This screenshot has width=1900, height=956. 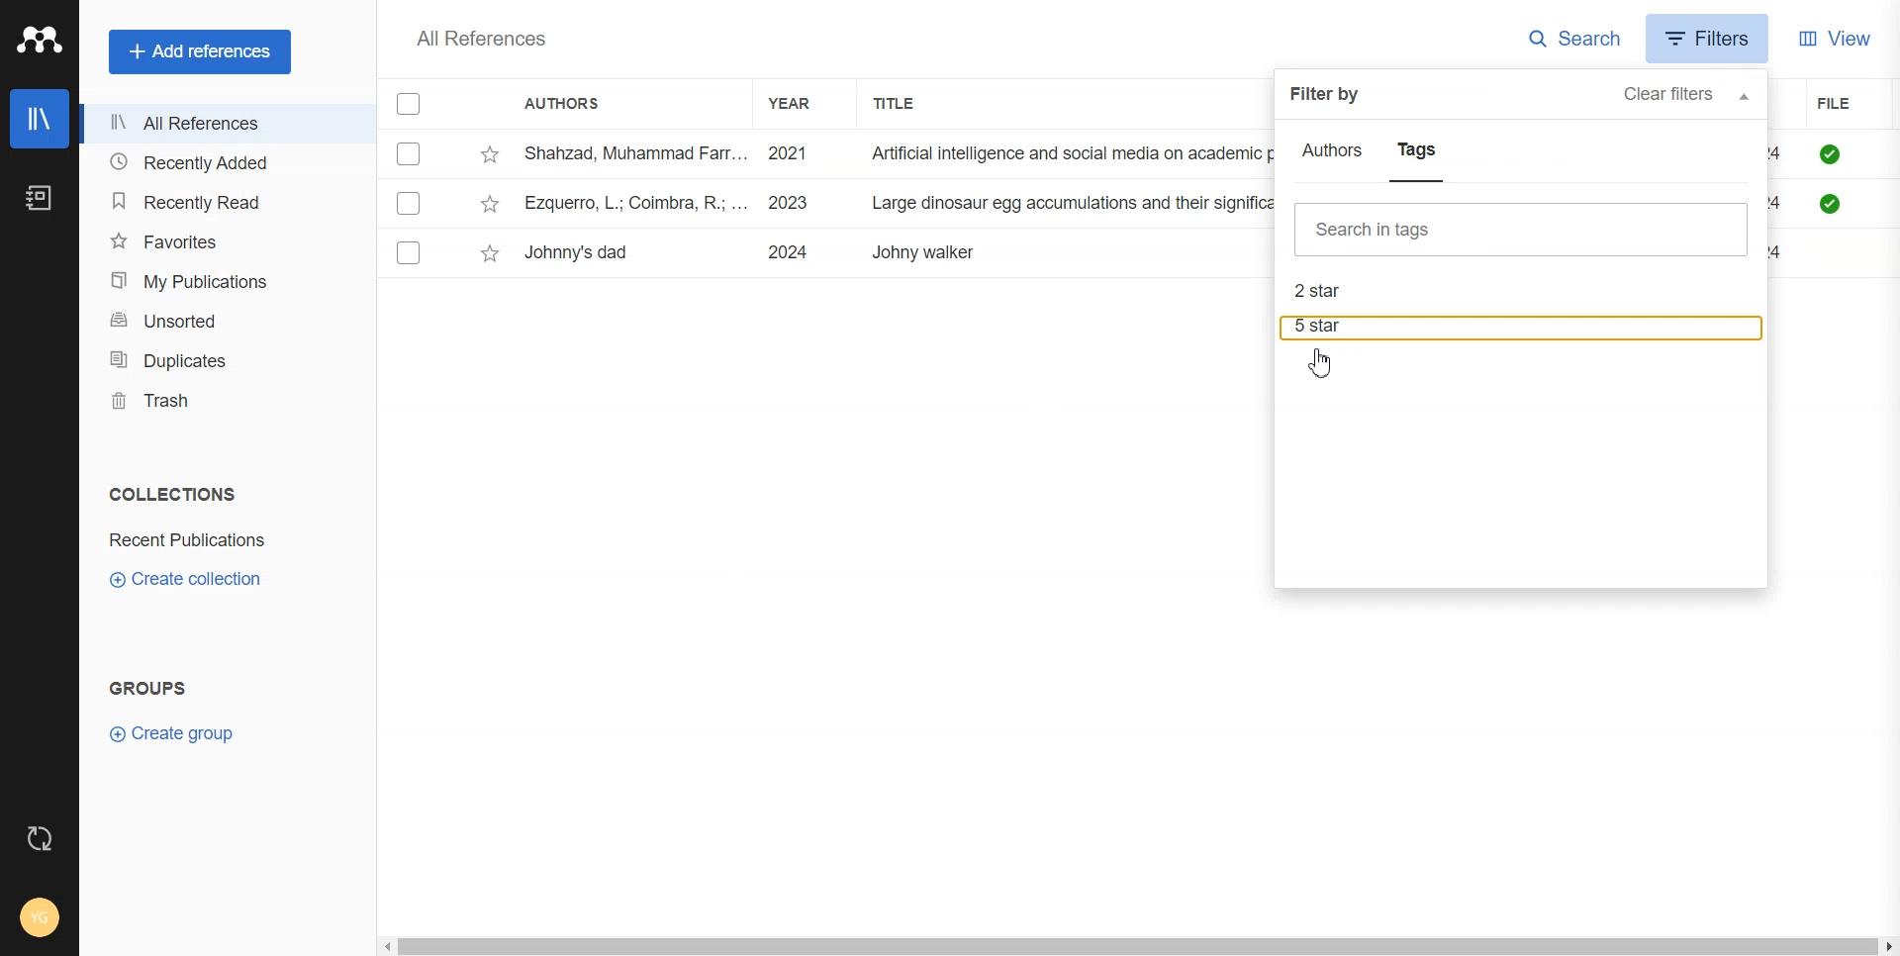 What do you see at coordinates (181, 732) in the screenshot?
I see `Create Group` at bounding box center [181, 732].